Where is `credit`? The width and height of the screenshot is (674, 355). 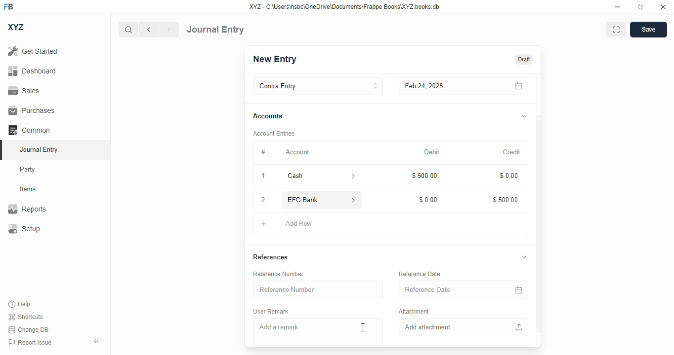
credit is located at coordinates (511, 152).